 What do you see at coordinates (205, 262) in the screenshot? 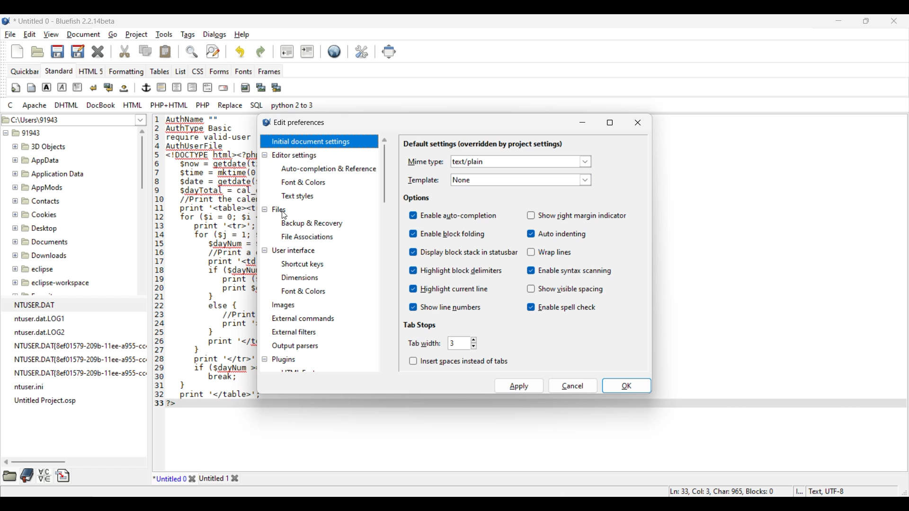
I see `Current code` at bounding box center [205, 262].